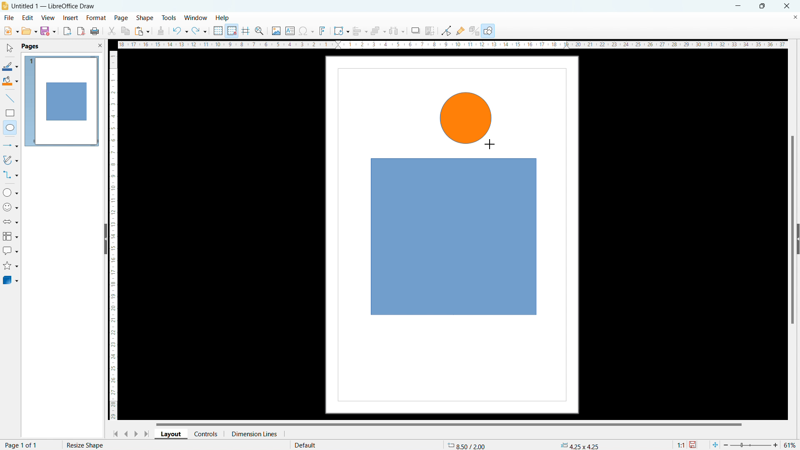 This screenshot has width=800, height=450. I want to click on zoom and pan, so click(259, 32).